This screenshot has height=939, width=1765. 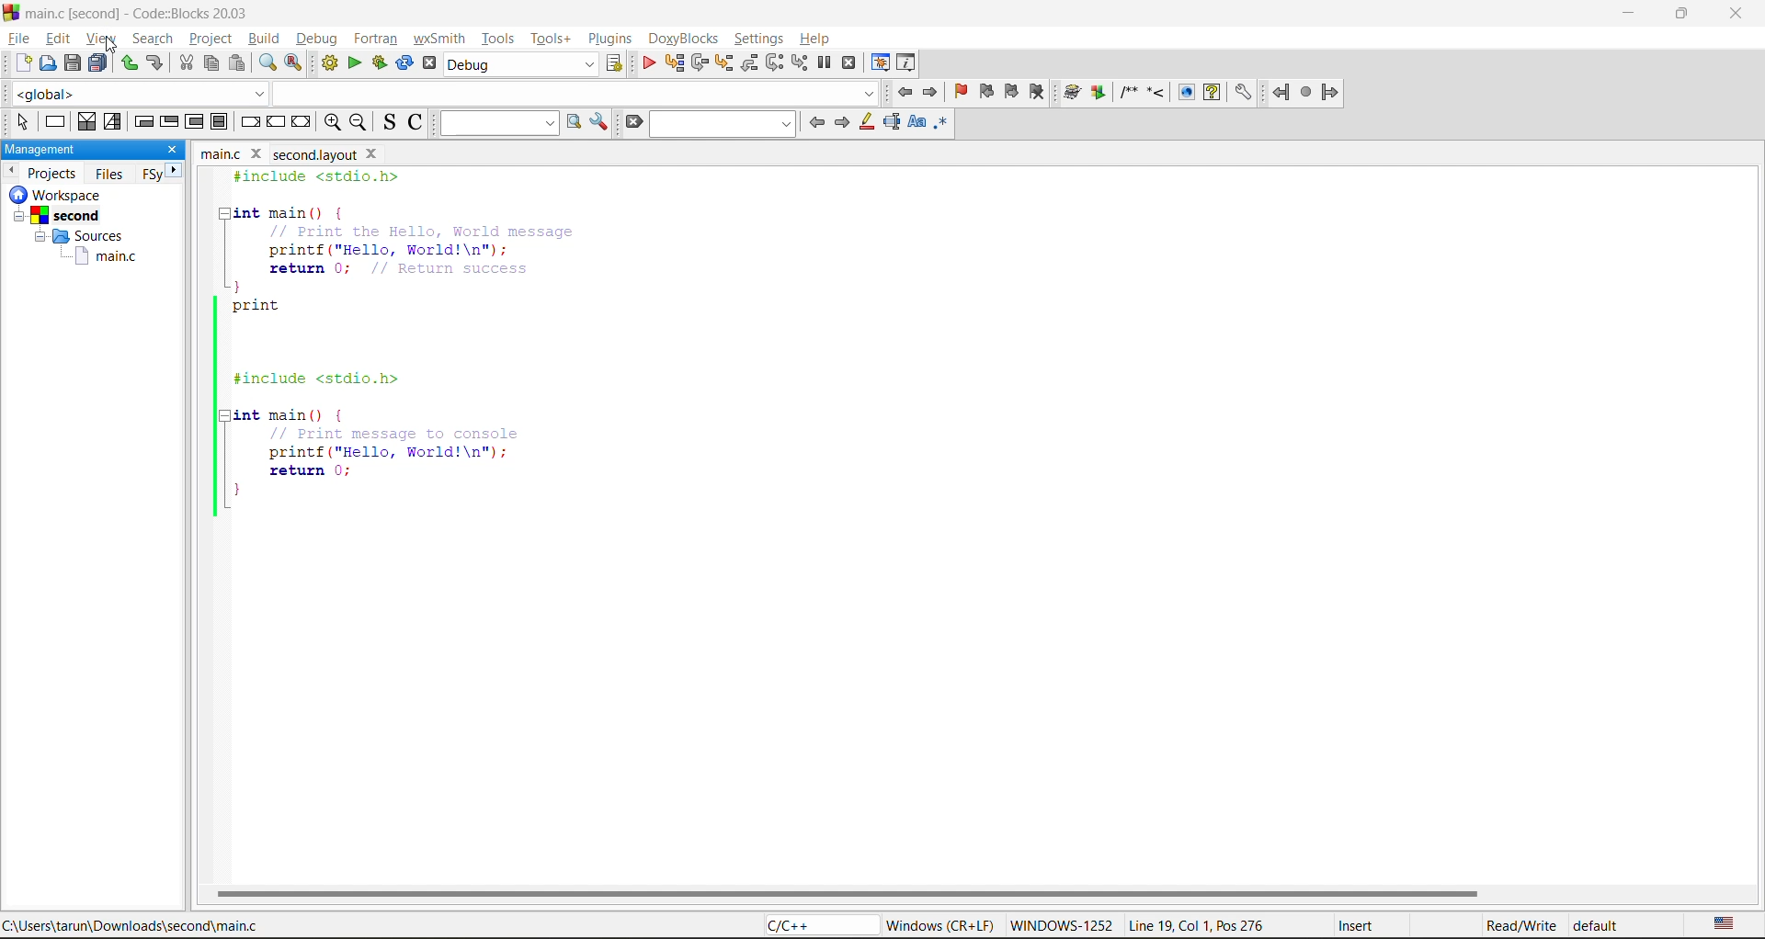 I want to click on close, so click(x=175, y=150).